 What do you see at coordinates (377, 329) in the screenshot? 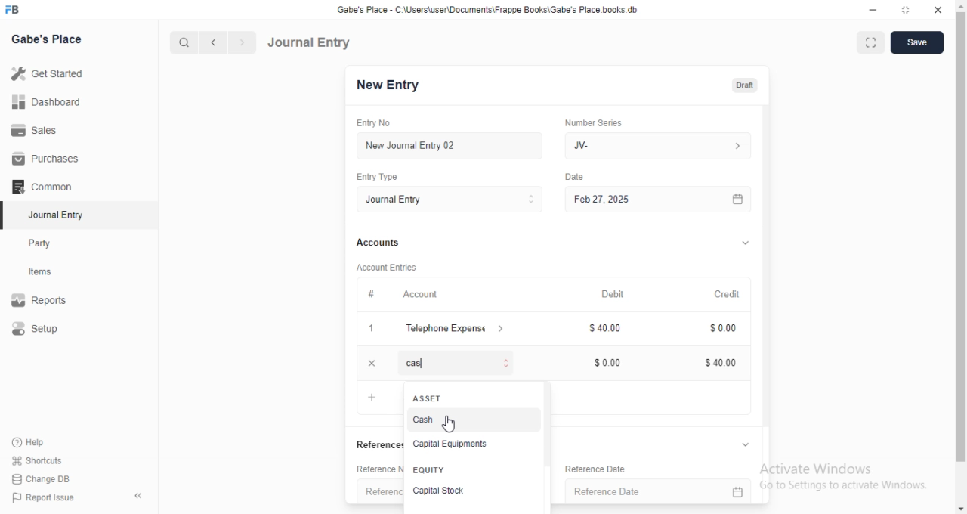
I see `1` at bounding box center [377, 329].